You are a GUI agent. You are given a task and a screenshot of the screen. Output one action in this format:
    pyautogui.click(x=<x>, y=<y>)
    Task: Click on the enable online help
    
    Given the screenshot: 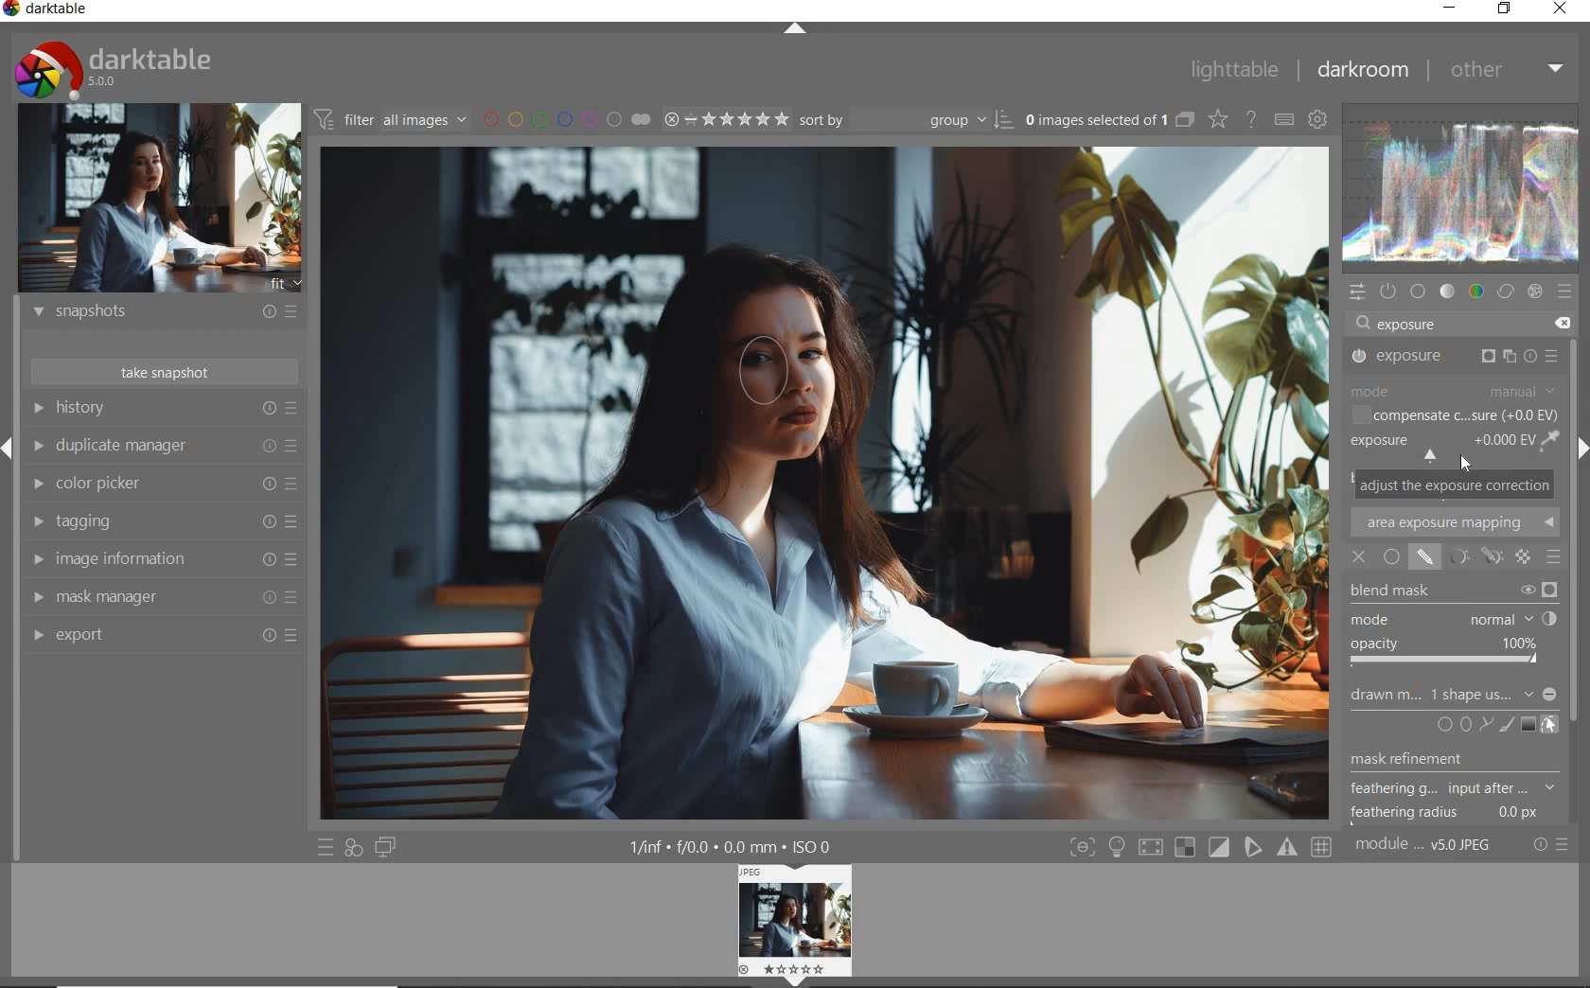 What is the action you would take?
    pyautogui.click(x=1252, y=119)
    